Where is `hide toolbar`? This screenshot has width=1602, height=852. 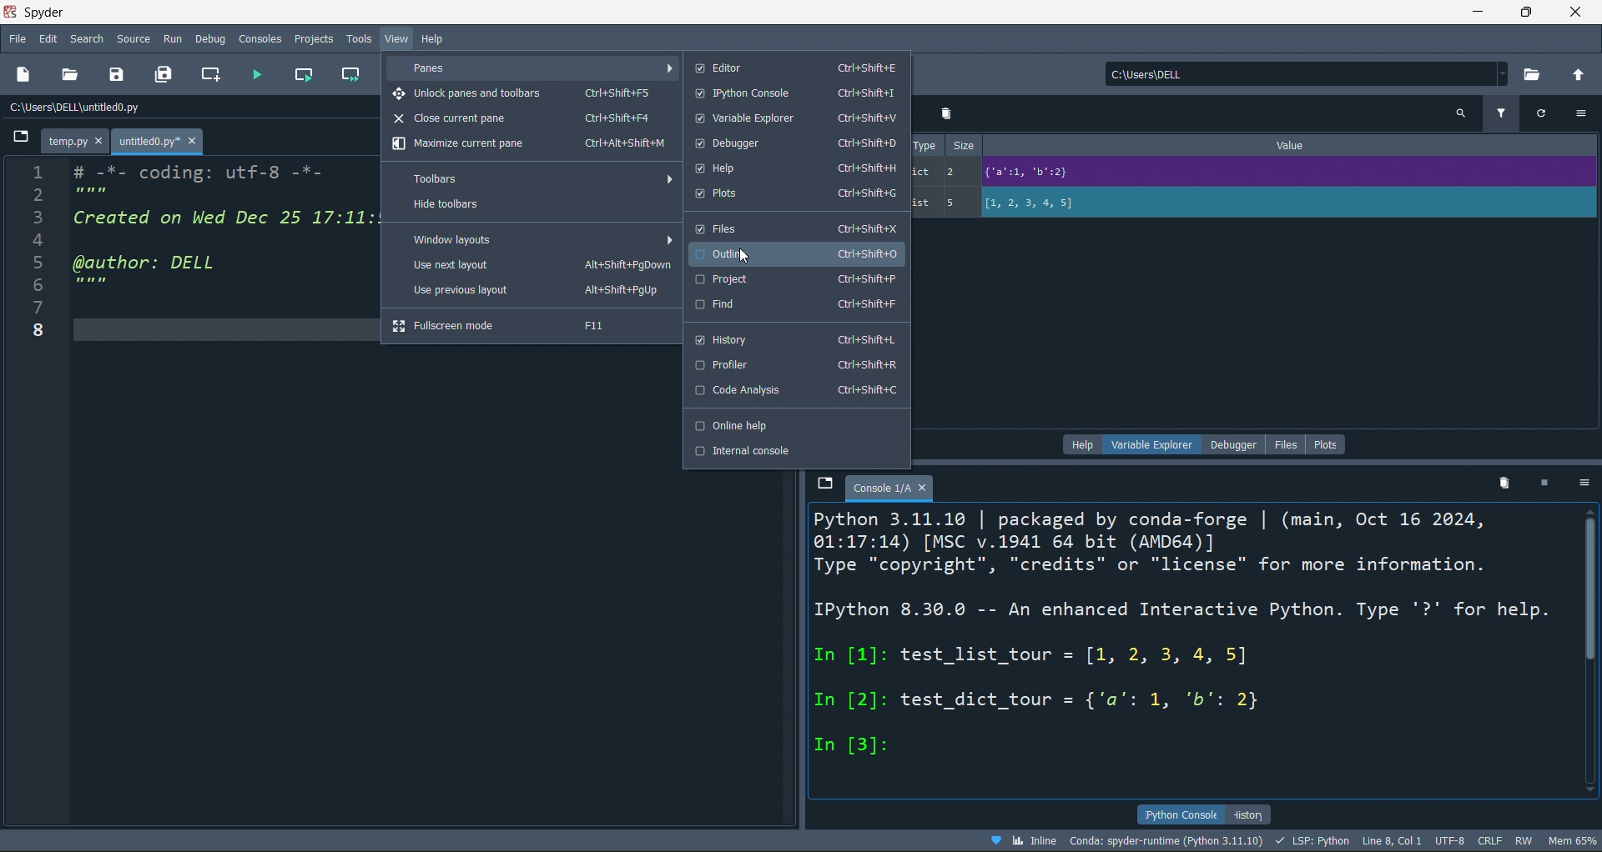 hide toolbar is located at coordinates (531, 205).